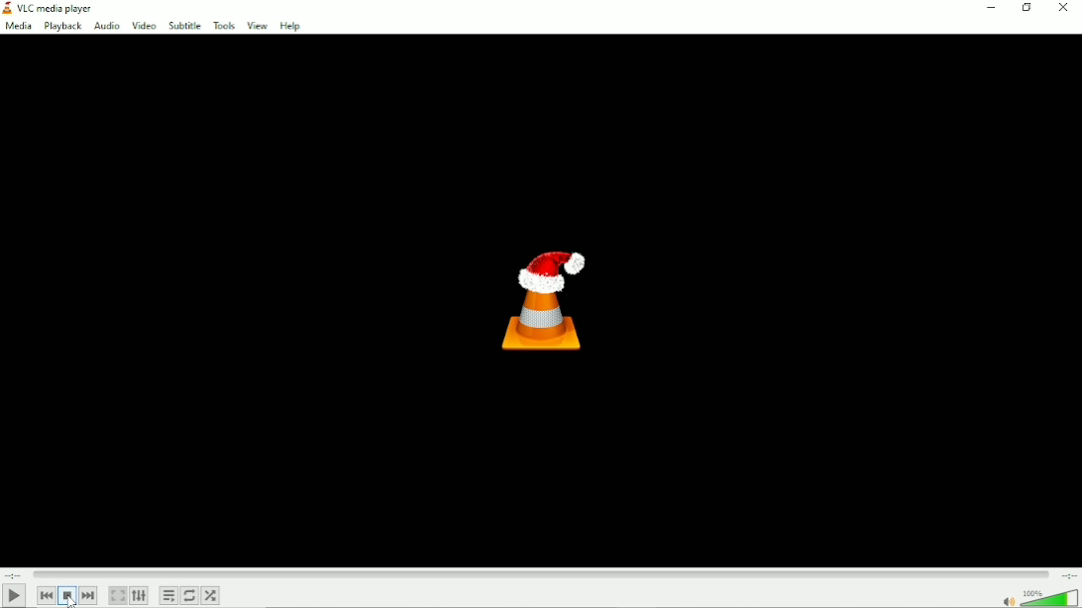 The image size is (1082, 608). Describe the element at coordinates (1036, 597) in the screenshot. I see `Audio` at that location.